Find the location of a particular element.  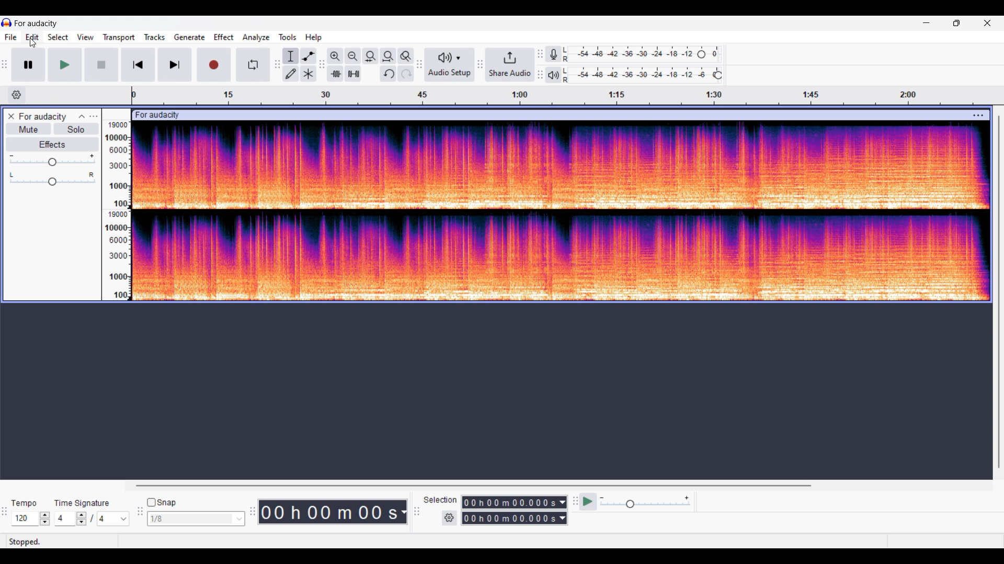

Volume slider is located at coordinates (52, 160).